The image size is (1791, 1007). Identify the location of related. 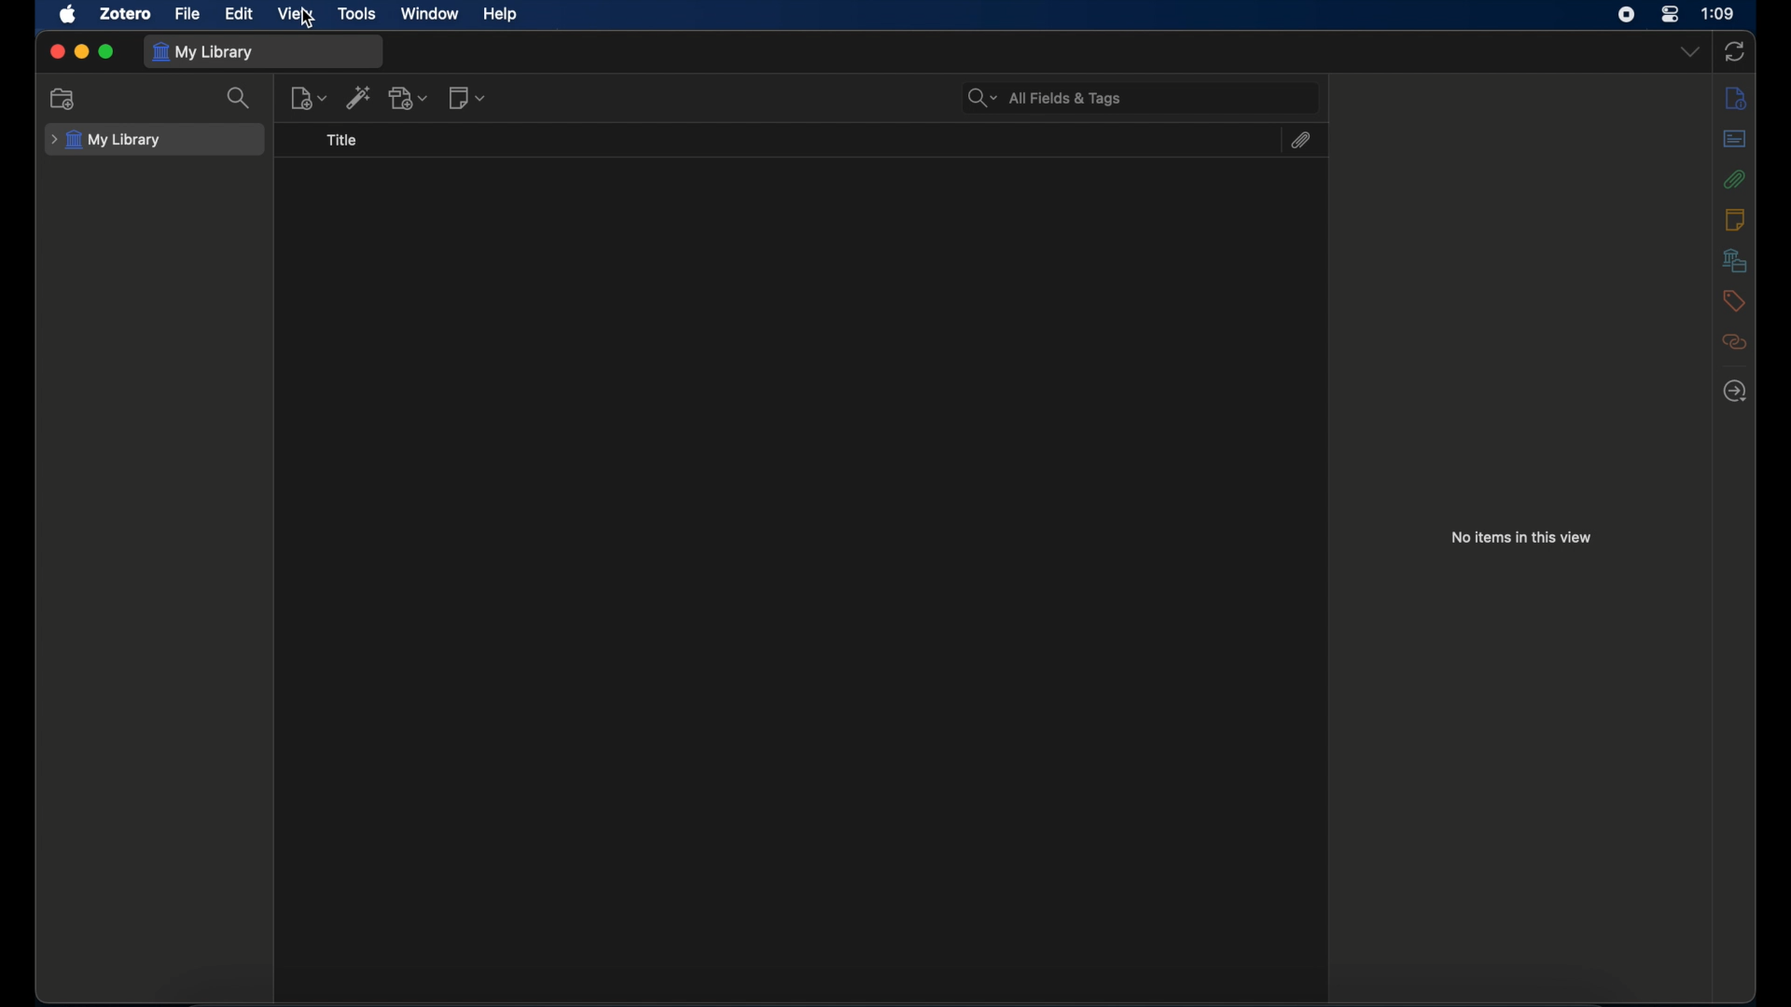
(1734, 341).